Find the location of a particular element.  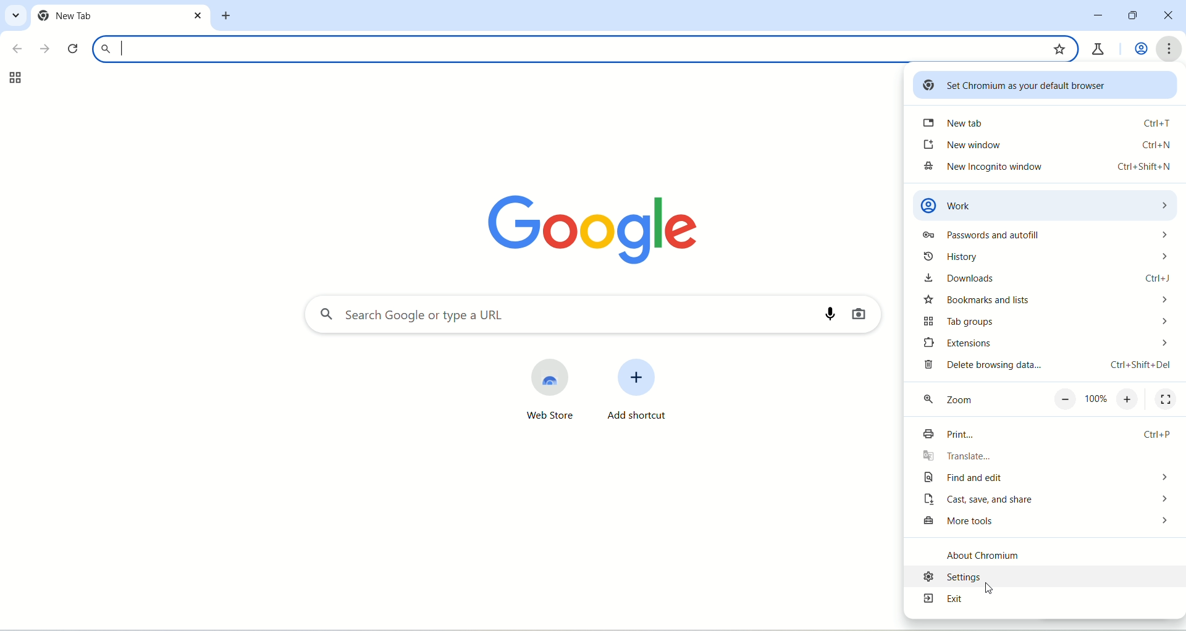

zoom in is located at coordinates (1130, 399).